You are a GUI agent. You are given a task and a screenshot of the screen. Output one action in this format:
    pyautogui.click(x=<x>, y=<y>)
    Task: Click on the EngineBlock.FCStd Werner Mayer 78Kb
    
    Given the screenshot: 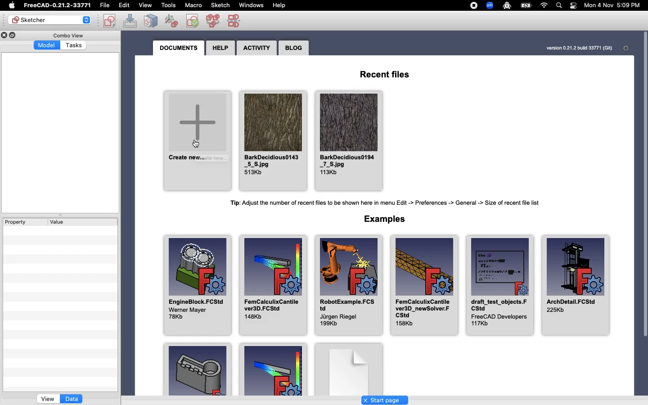 What is the action you would take?
    pyautogui.click(x=199, y=287)
    